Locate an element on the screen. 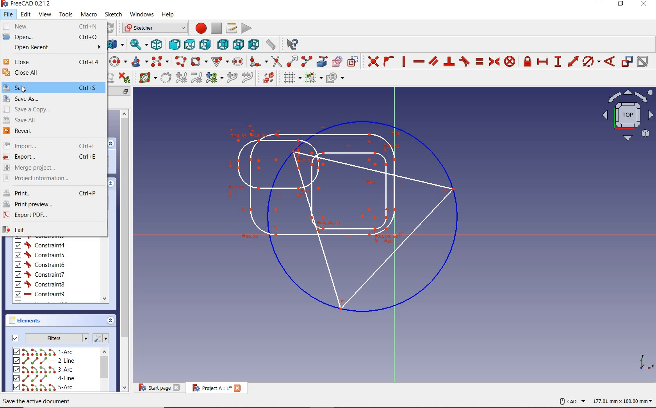 This screenshot has height=408, width=656. decrease B-spline decrease is located at coordinates (197, 79).